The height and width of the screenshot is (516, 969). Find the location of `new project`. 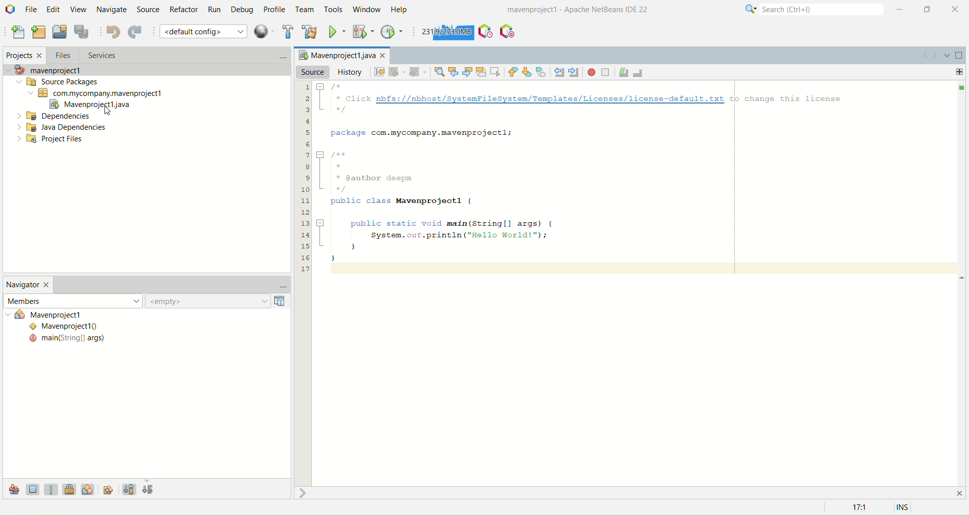

new project is located at coordinates (38, 31).